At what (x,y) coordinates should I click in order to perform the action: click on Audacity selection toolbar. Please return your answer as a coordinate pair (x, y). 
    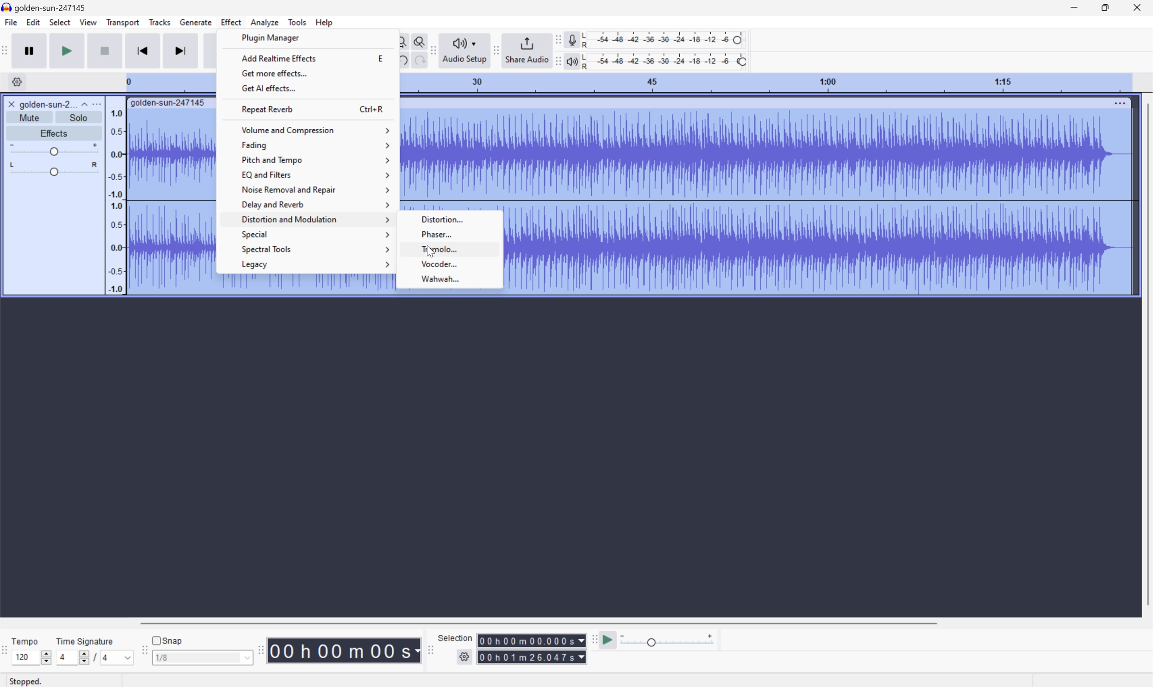
    Looking at the image, I should click on (430, 652).